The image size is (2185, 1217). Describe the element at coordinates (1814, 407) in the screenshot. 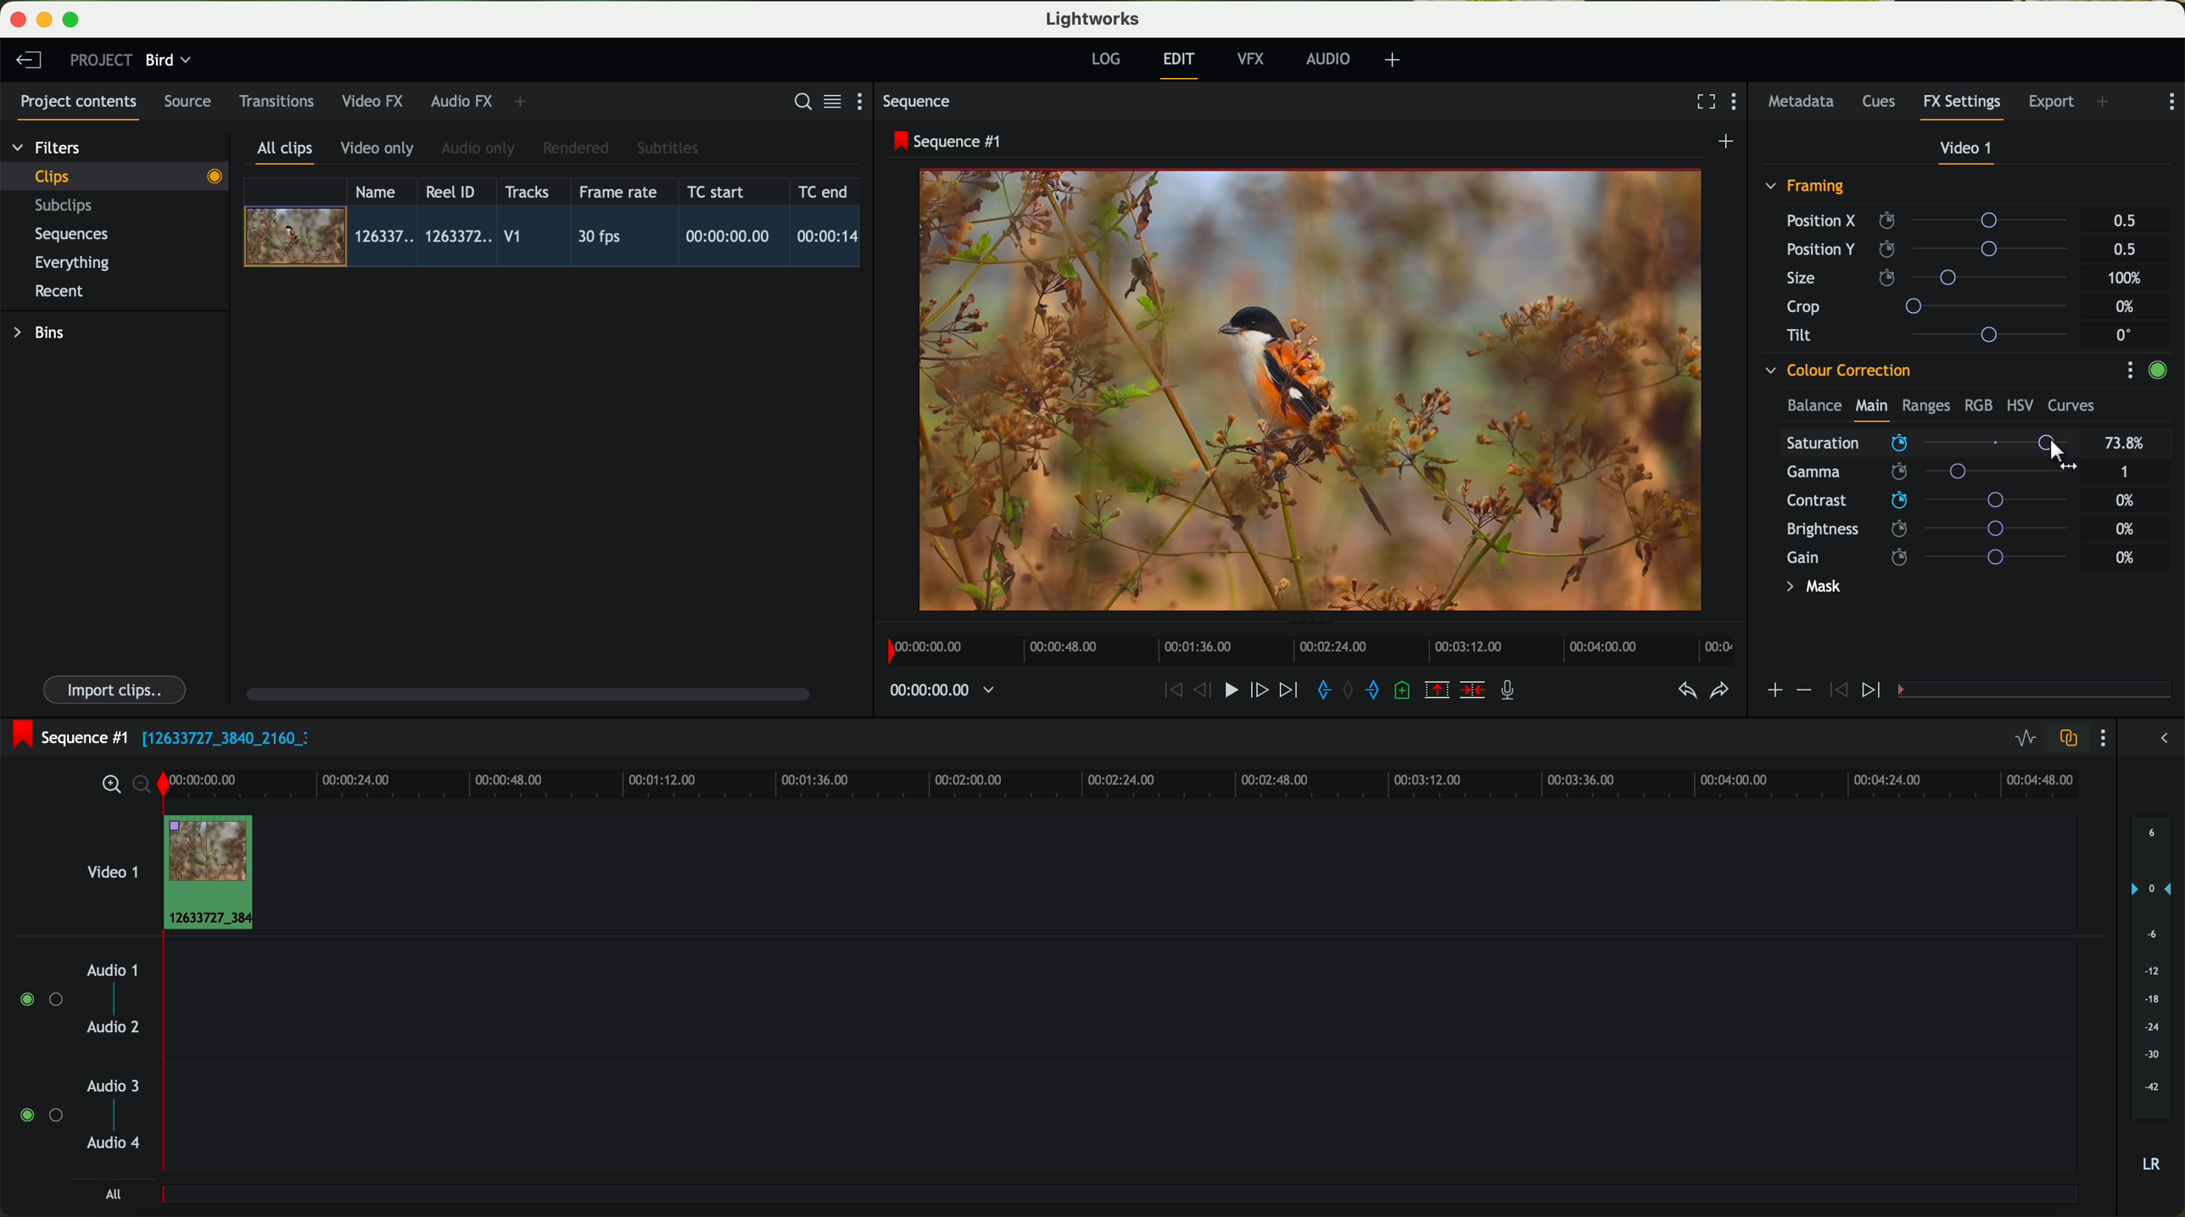

I see `balance` at that location.